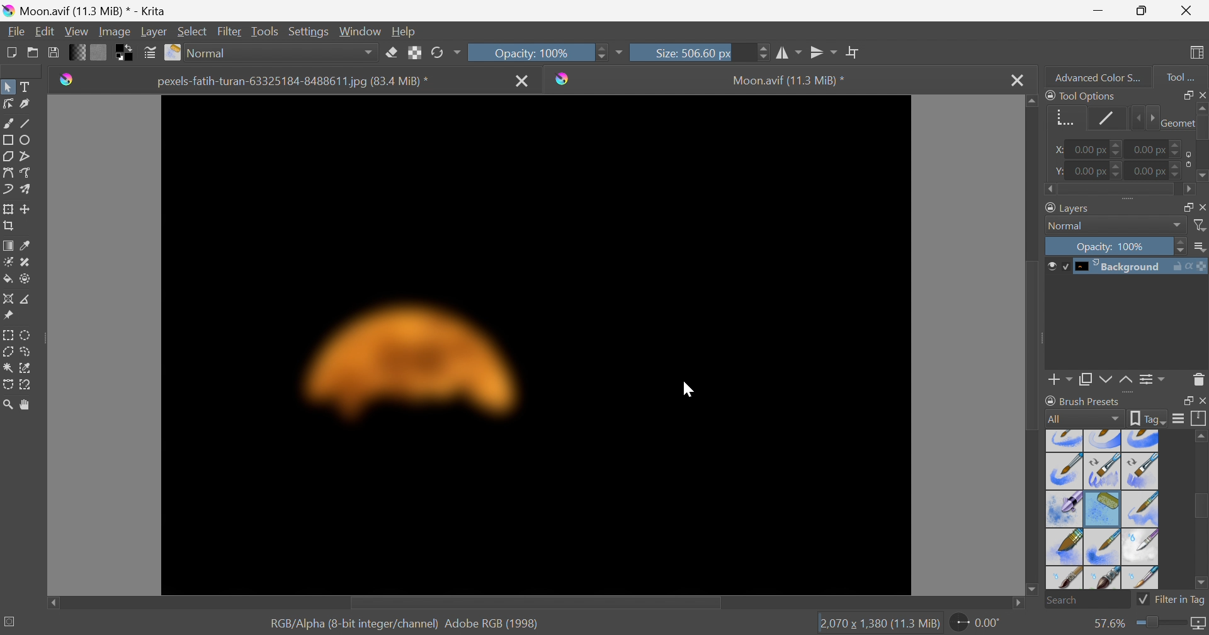  What do you see at coordinates (8, 262) in the screenshot?
I see `Colorize mask tool` at bounding box center [8, 262].